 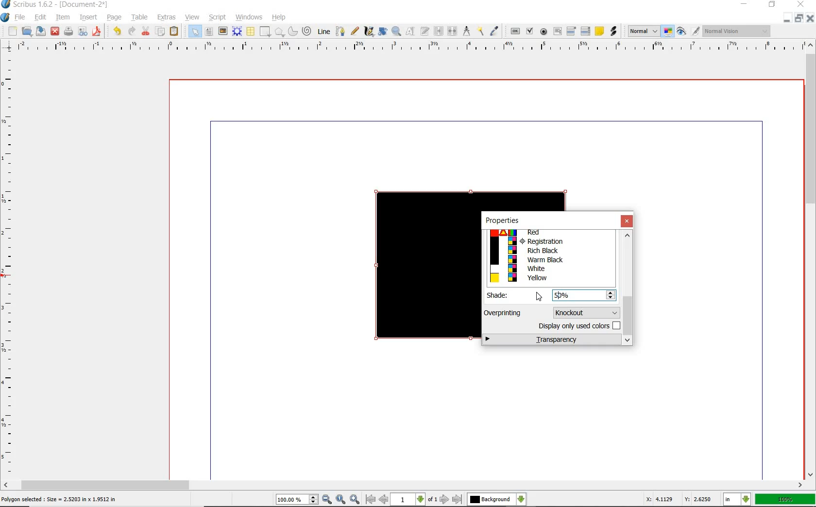 I want to click on edit in preview mode, so click(x=695, y=31).